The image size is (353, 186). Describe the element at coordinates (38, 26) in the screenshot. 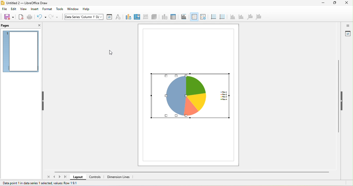

I see `close` at that location.